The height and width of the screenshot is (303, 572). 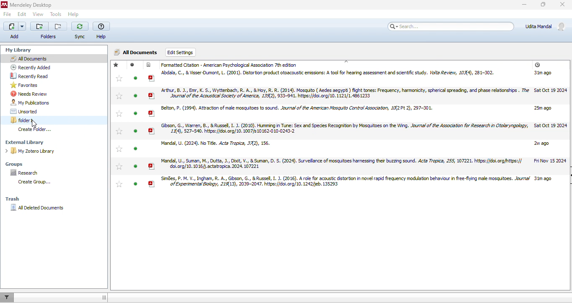 What do you see at coordinates (356, 183) in the screenshot?
I see `research articles` at bounding box center [356, 183].